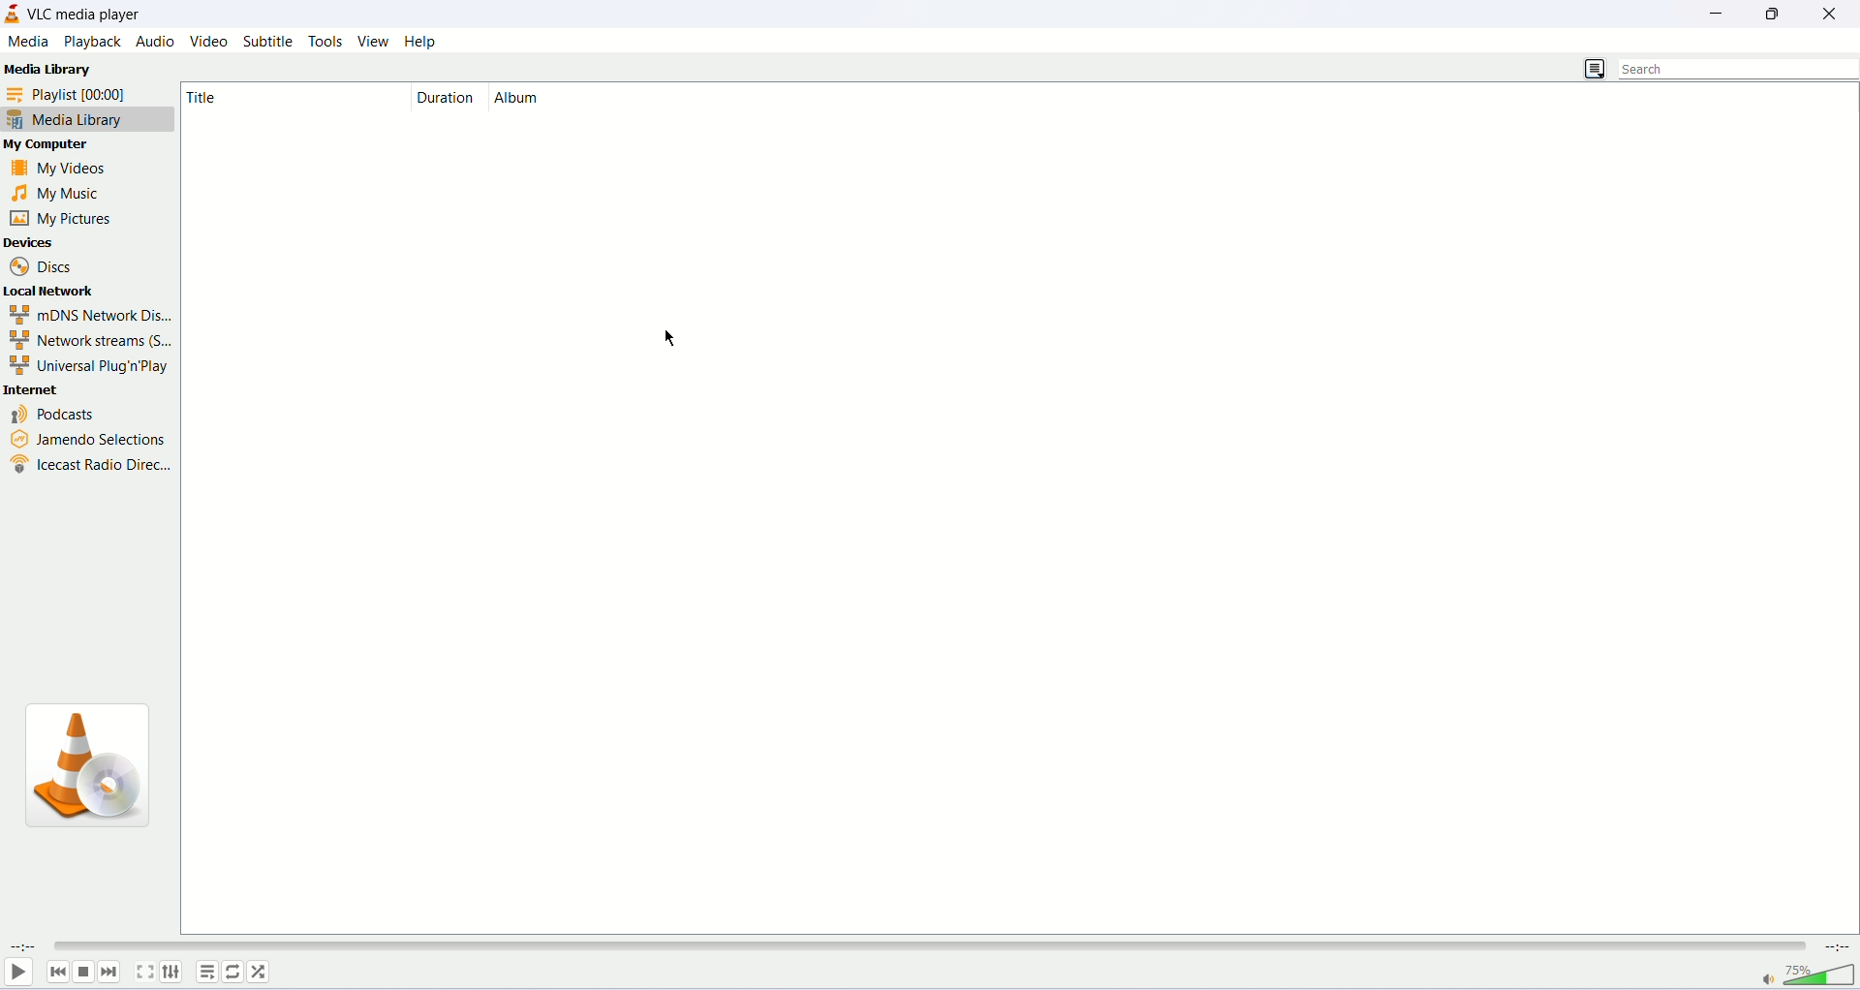 This screenshot has width=1860, height=990. I want to click on Disc, so click(43, 266).